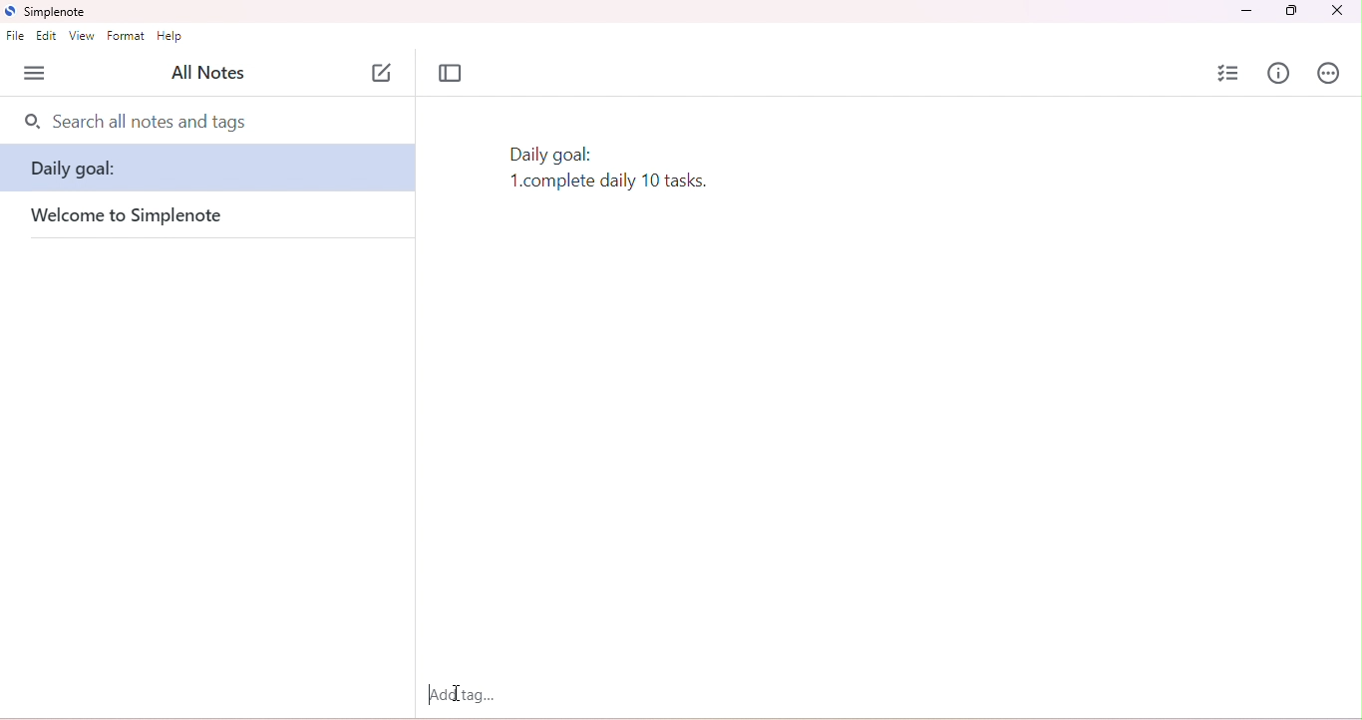 The image size is (1362, 720). I want to click on add tag, so click(462, 695).